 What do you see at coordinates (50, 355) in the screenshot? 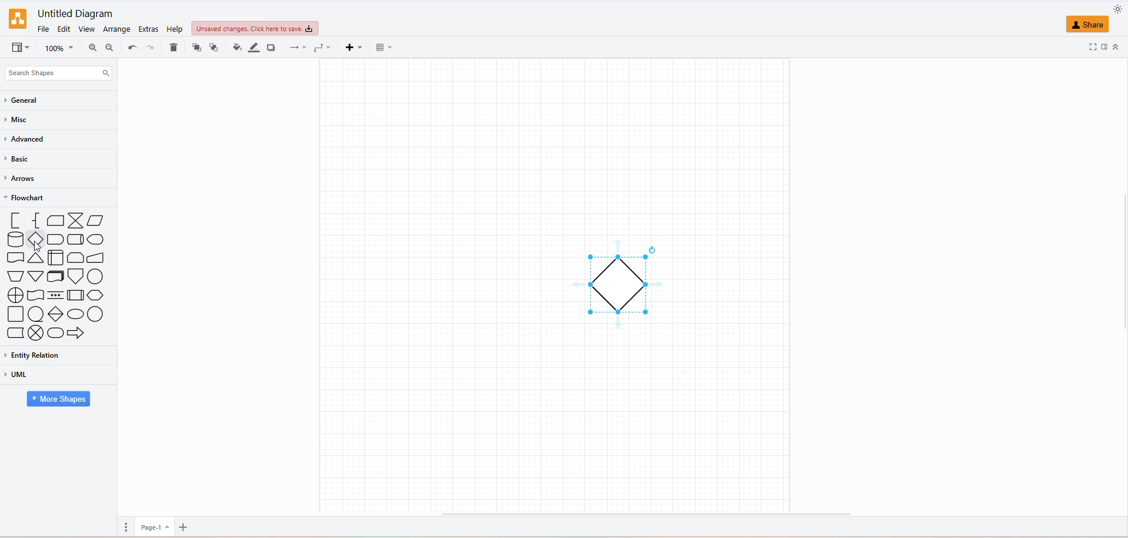
I see `ENTITY RELATION` at bounding box center [50, 355].